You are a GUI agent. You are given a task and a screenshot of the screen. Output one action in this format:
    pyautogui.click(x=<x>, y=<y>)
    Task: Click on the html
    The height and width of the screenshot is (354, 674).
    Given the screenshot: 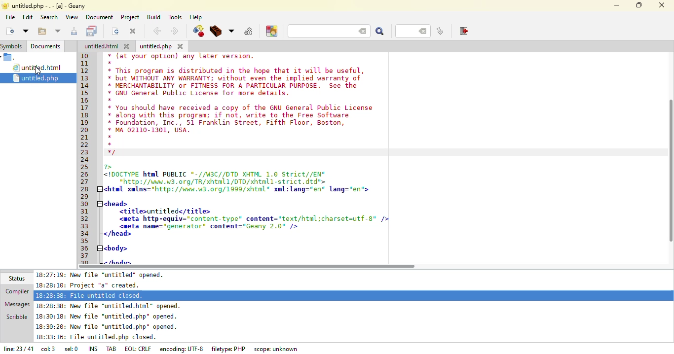 What is the action you would take?
    pyautogui.click(x=101, y=46)
    